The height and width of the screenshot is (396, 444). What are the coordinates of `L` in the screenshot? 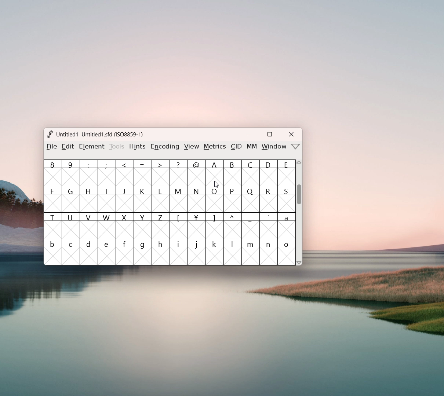 It's located at (161, 199).